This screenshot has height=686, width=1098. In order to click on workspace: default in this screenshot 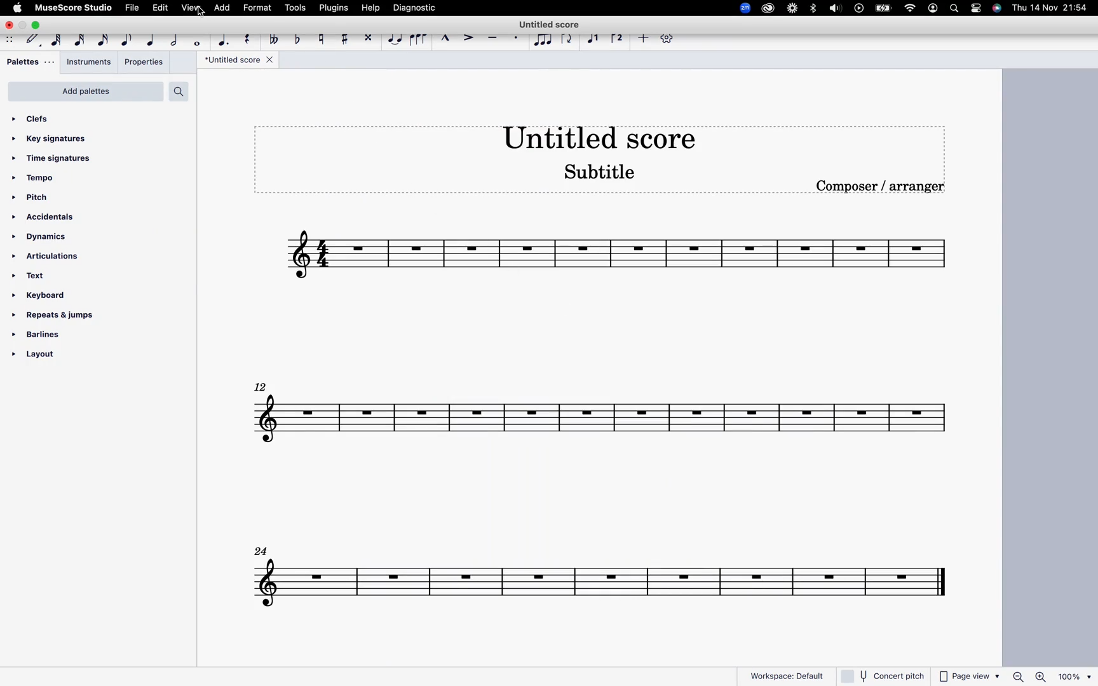, I will do `click(785, 676)`.